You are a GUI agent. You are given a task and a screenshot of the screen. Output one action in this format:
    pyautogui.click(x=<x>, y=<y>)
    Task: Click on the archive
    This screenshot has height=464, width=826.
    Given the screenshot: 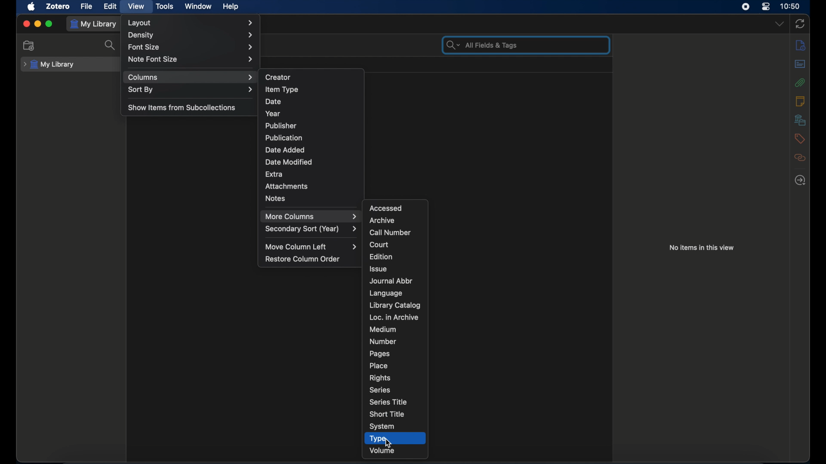 What is the action you would take?
    pyautogui.click(x=382, y=220)
    